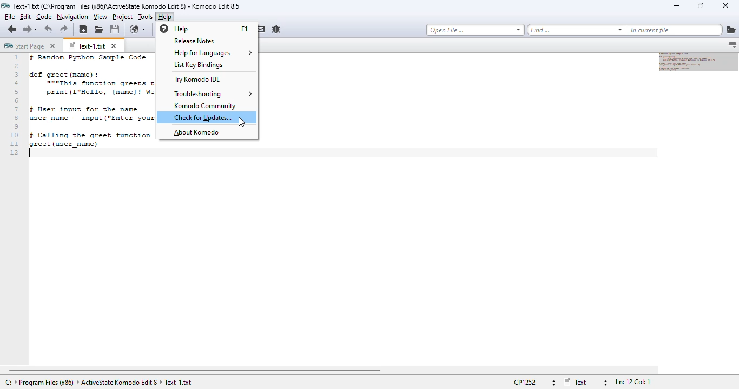 The image size is (739, 389). Describe the element at coordinates (213, 53) in the screenshot. I see `help for languages` at that location.